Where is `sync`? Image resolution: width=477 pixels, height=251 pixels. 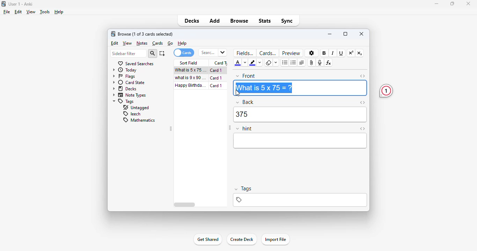
sync is located at coordinates (286, 22).